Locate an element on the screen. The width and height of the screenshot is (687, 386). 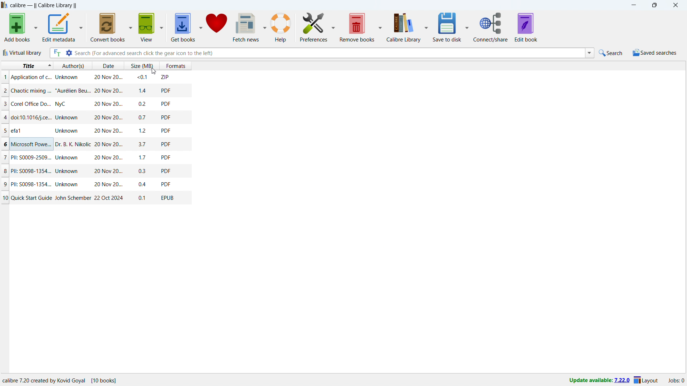
10 is located at coordinates (5, 198).